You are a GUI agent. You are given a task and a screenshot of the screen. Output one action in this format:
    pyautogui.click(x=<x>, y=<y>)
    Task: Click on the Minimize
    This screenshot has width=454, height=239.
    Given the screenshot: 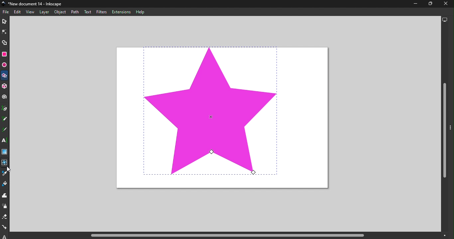 What is the action you would take?
    pyautogui.click(x=414, y=5)
    